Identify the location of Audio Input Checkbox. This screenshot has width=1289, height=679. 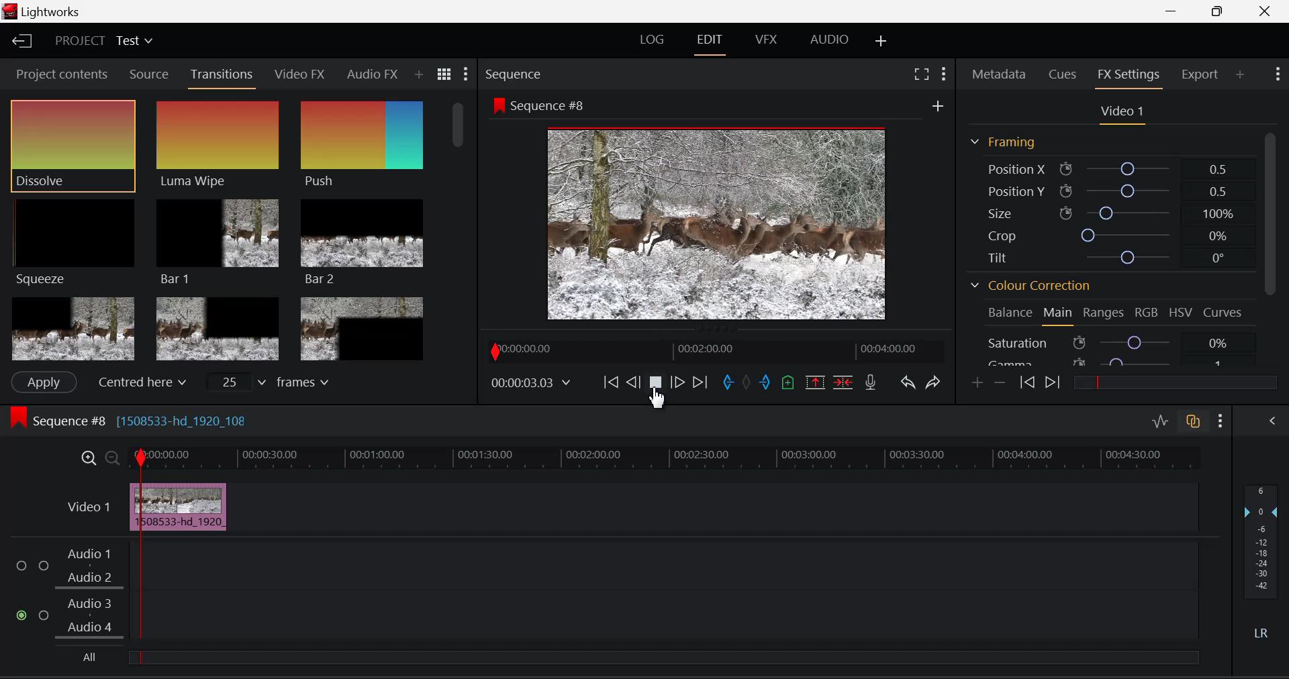
(23, 566).